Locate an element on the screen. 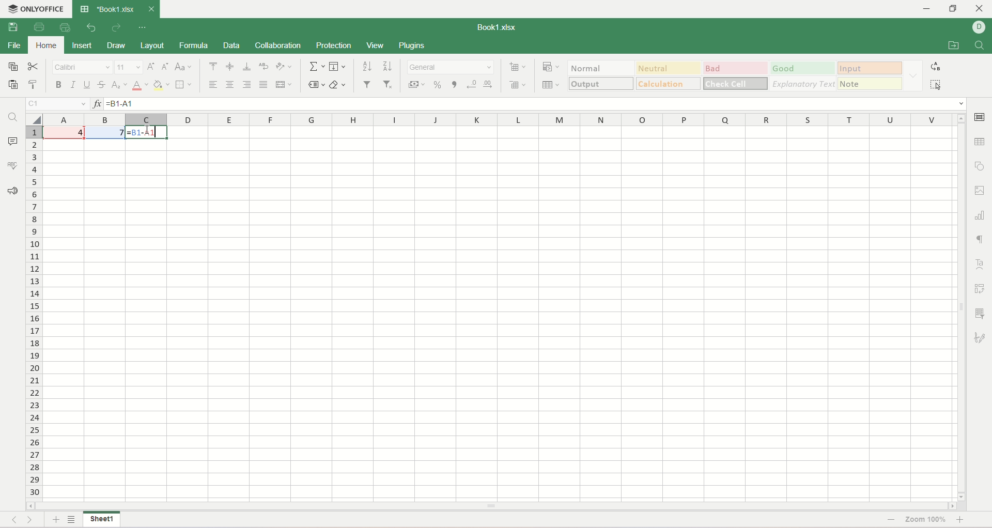 This screenshot has height=528, width=992. check cell is located at coordinates (734, 84).